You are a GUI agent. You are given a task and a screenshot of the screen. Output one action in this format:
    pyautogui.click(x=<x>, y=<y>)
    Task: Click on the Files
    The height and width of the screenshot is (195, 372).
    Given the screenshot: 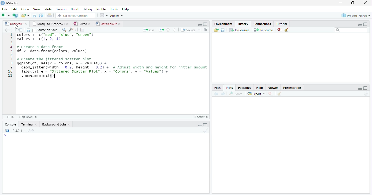 What is the action you would take?
    pyautogui.click(x=218, y=88)
    